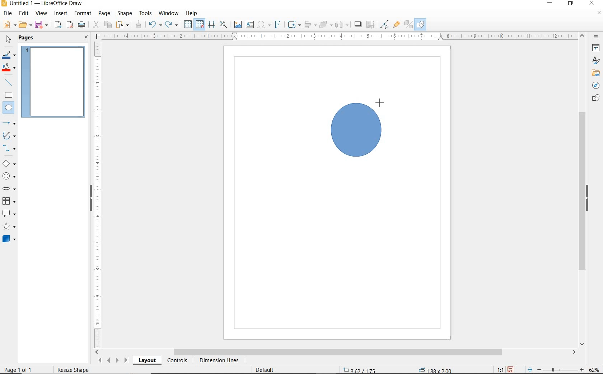  What do you see at coordinates (192, 13) in the screenshot?
I see `HELP` at bounding box center [192, 13].